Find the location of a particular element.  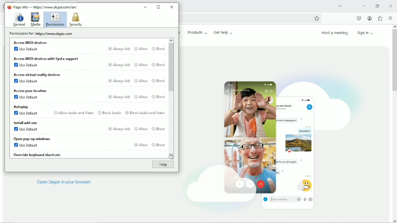

cursor is located at coordinates (171, 156).